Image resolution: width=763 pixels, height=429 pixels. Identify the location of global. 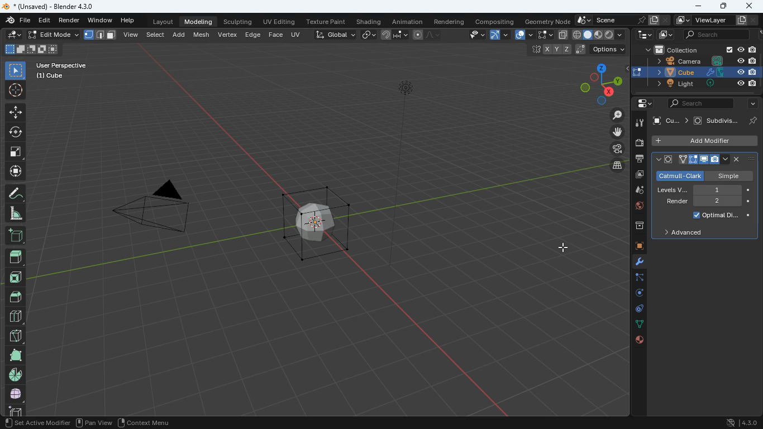
(331, 35).